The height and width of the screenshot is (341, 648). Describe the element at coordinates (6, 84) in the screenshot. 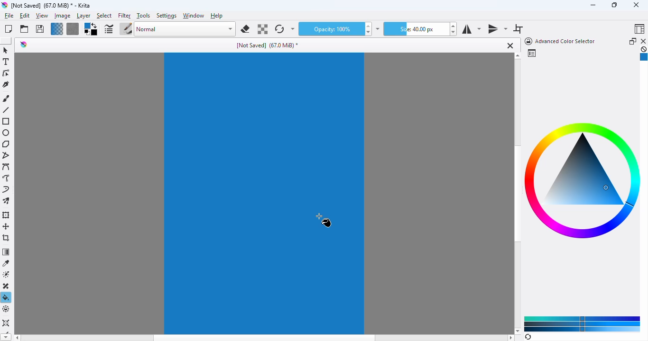

I see `calligraphy` at that location.